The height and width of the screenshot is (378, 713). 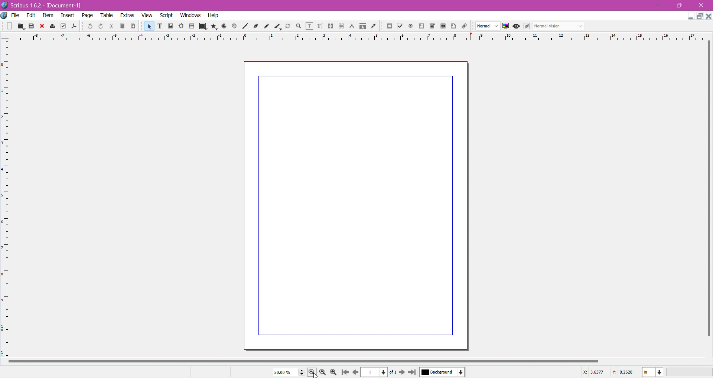 What do you see at coordinates (707, 192) in the screenshot?
I see `Vertical Scroll Bar` at bounding box center [707, 192].